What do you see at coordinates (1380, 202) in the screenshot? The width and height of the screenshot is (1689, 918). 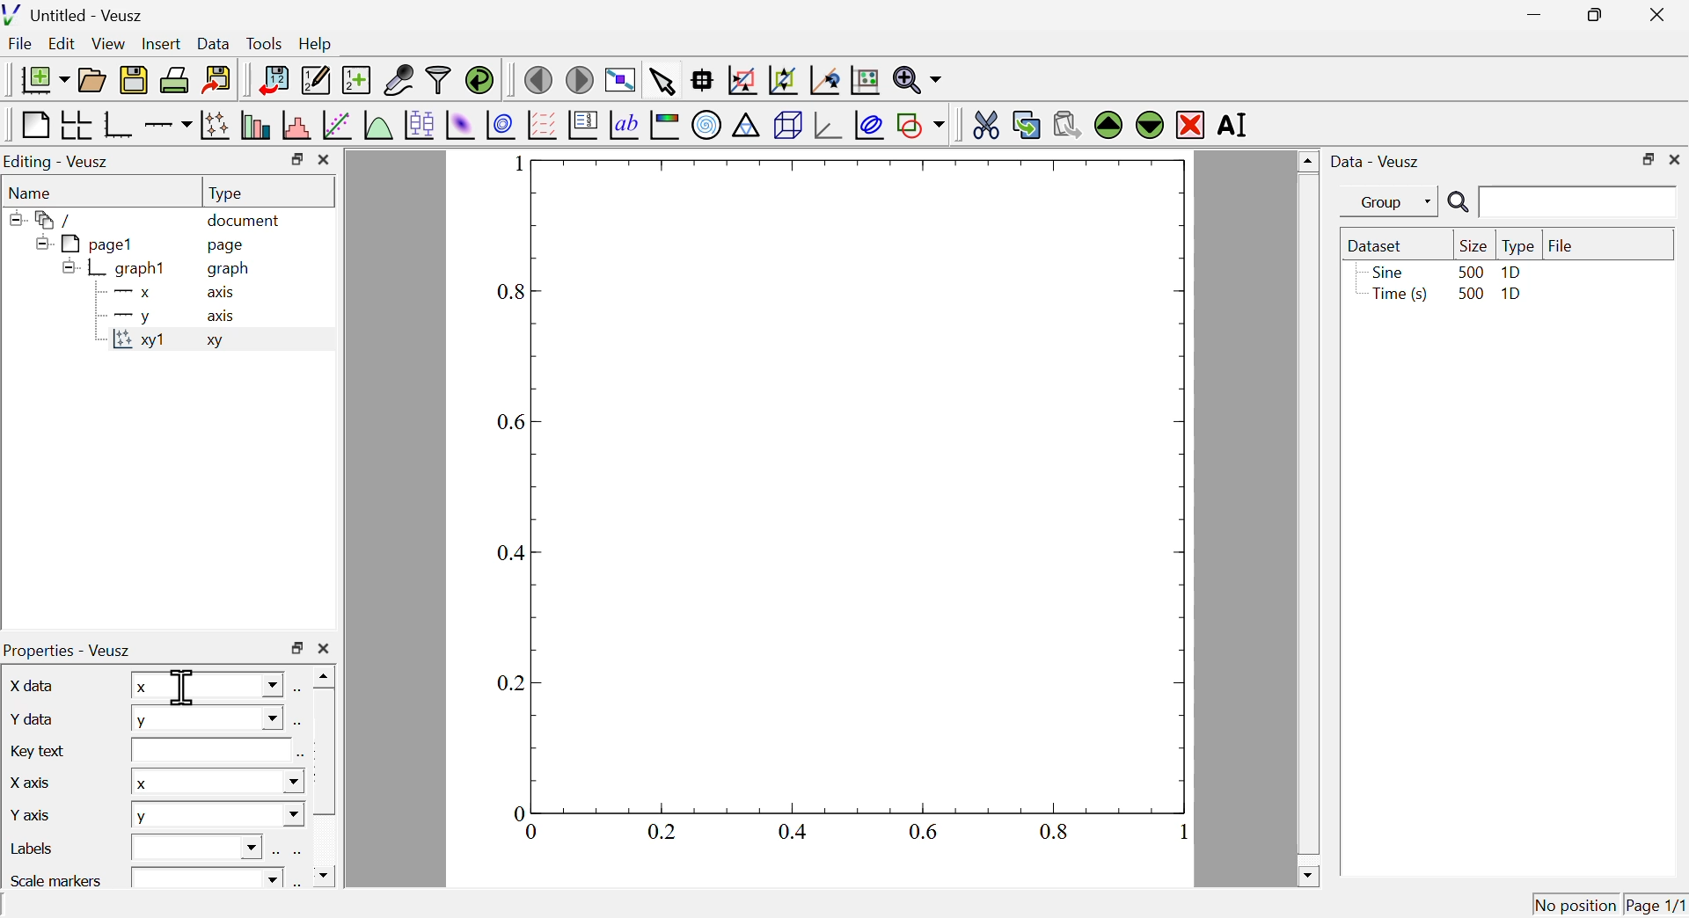 I see `group` at bounding box center [1380, 202].